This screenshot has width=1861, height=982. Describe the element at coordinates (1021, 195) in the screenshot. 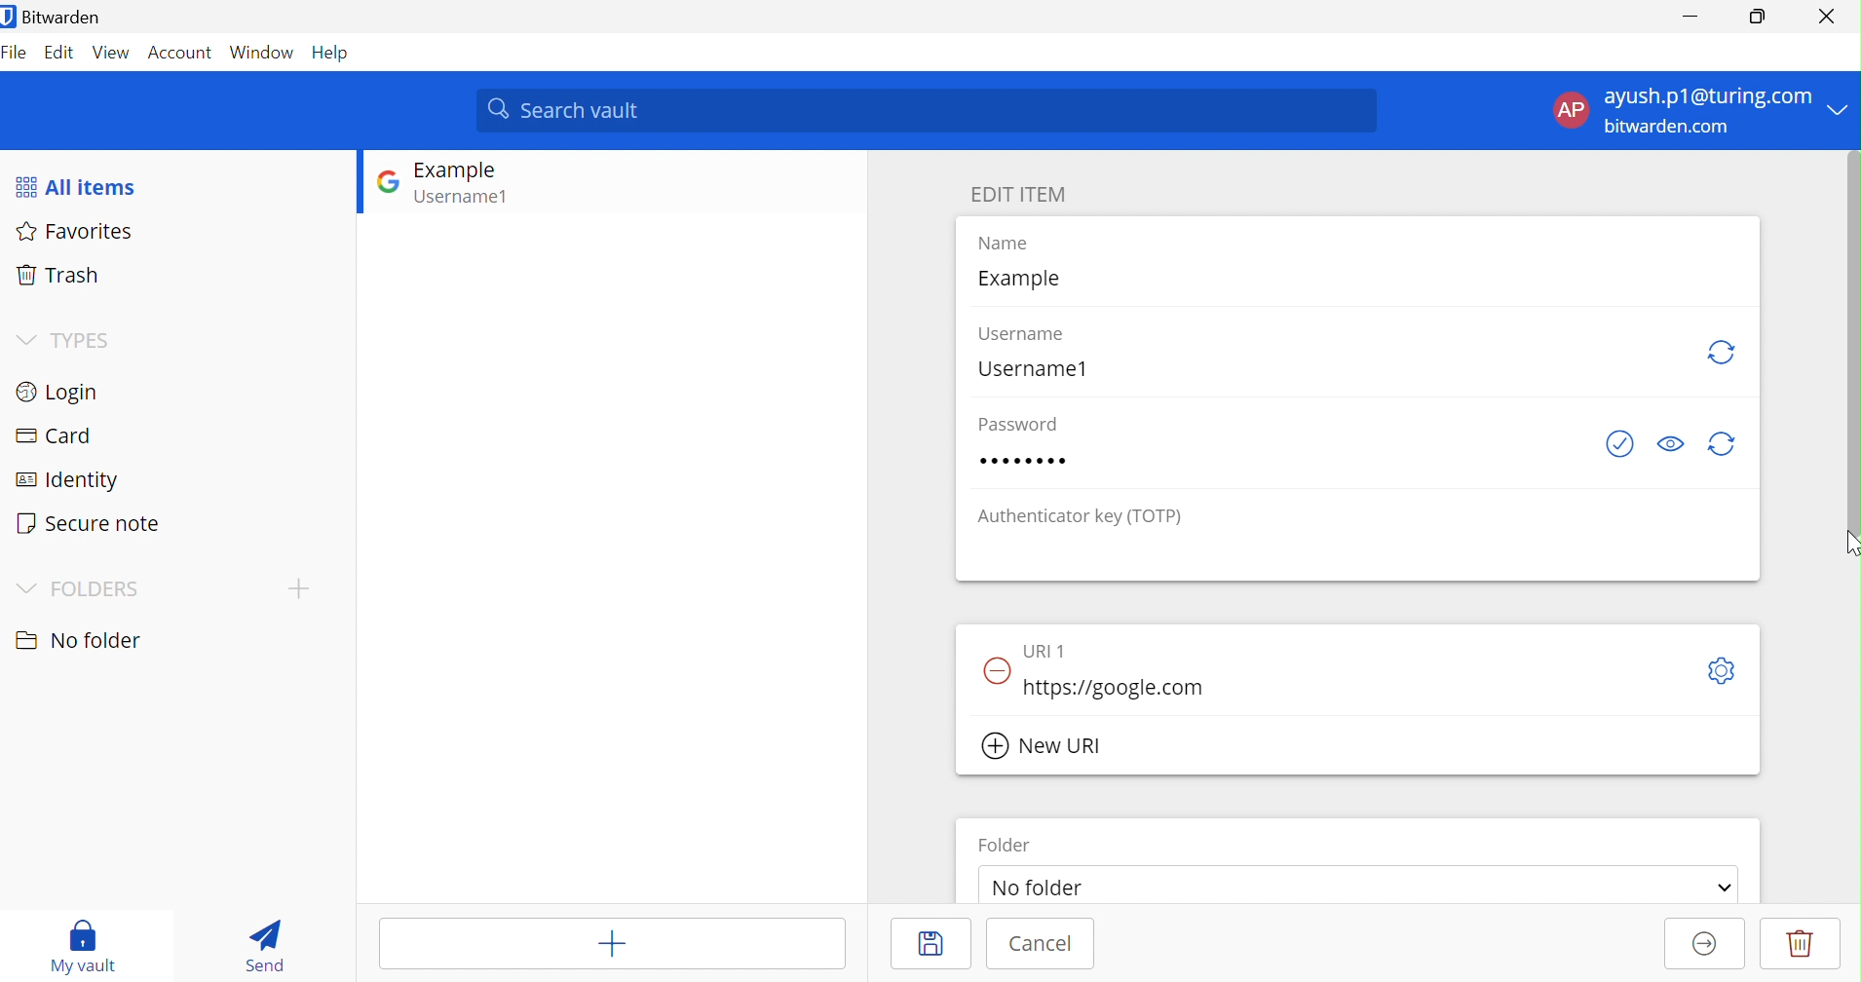

I see `EDIT ITEM` at that location.